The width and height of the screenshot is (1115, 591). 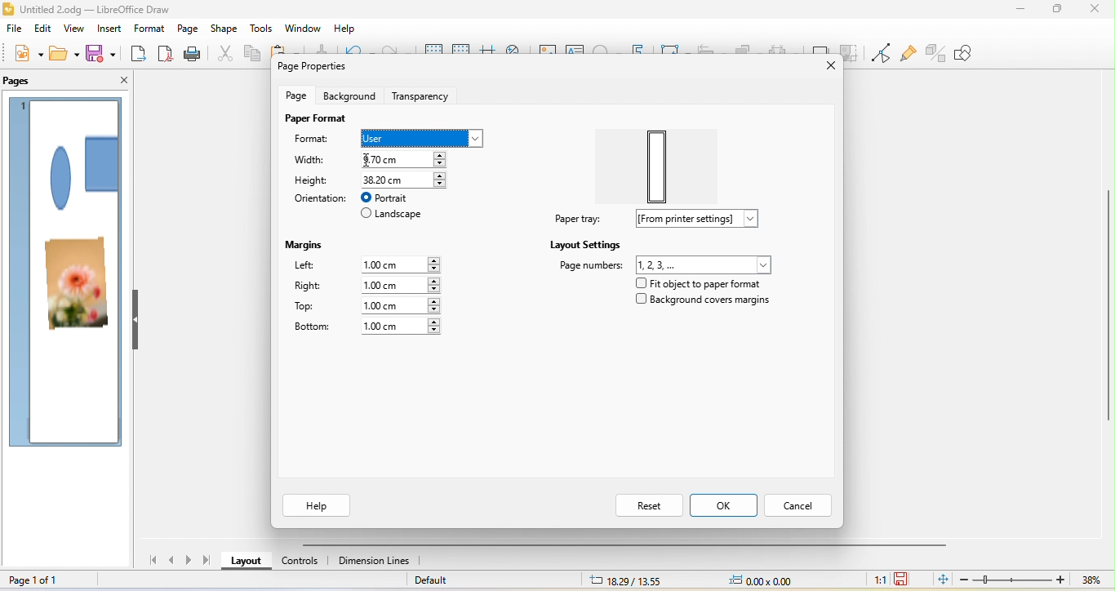 I want to click on snap to grid, so click(x=462, y=51).